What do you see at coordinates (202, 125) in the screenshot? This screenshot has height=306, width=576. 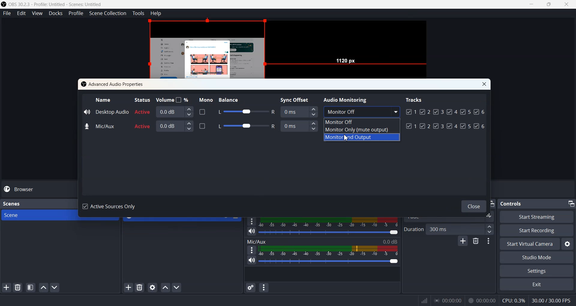 I see `Enabled/ disable Mono` at bounding box center [202, 125].